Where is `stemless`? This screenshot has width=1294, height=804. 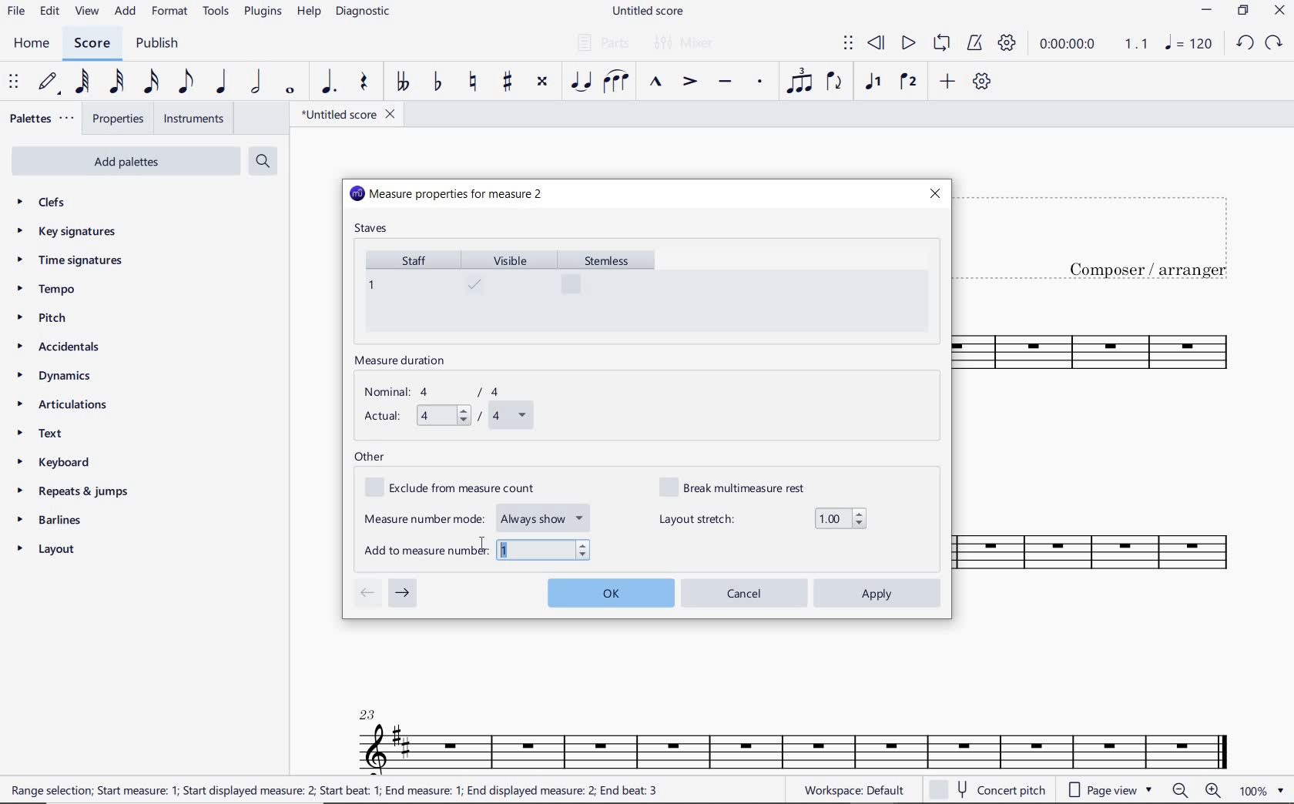 stemless is located at coordinates (613, 290).